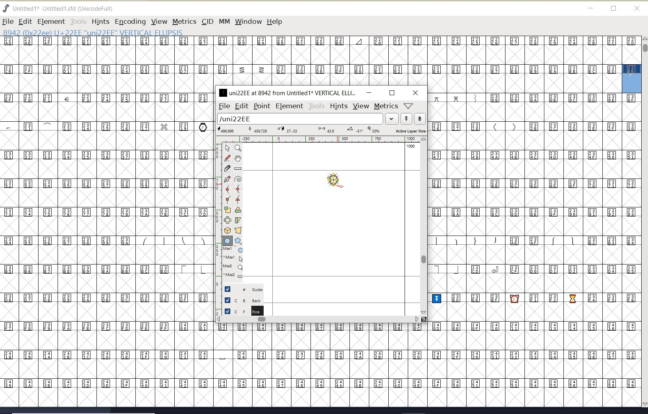 This screenshot has width=648, height=414. What do you see at coordinates (261, 106) in the screenshot?
I see `point` at bounding box center [261, 106].